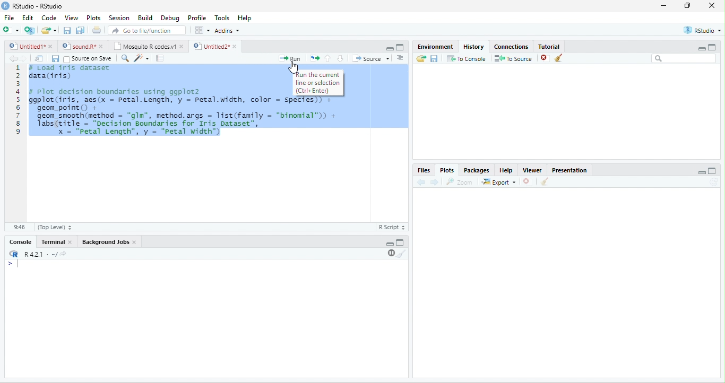  What do you see at coordinates (49, 18) in the screenshot?
I see `Code` at bounding box center [49, 18].